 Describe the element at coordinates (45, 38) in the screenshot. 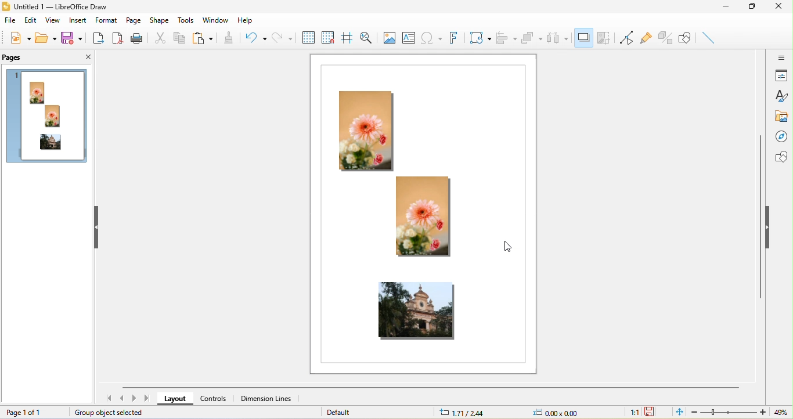

I see `open` at that location.